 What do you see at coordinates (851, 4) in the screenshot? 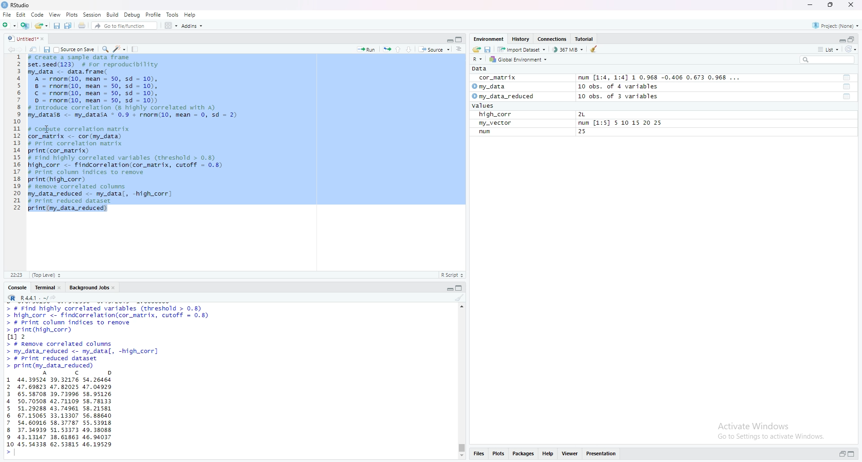
I see `close` at bounding box center [851, 4].